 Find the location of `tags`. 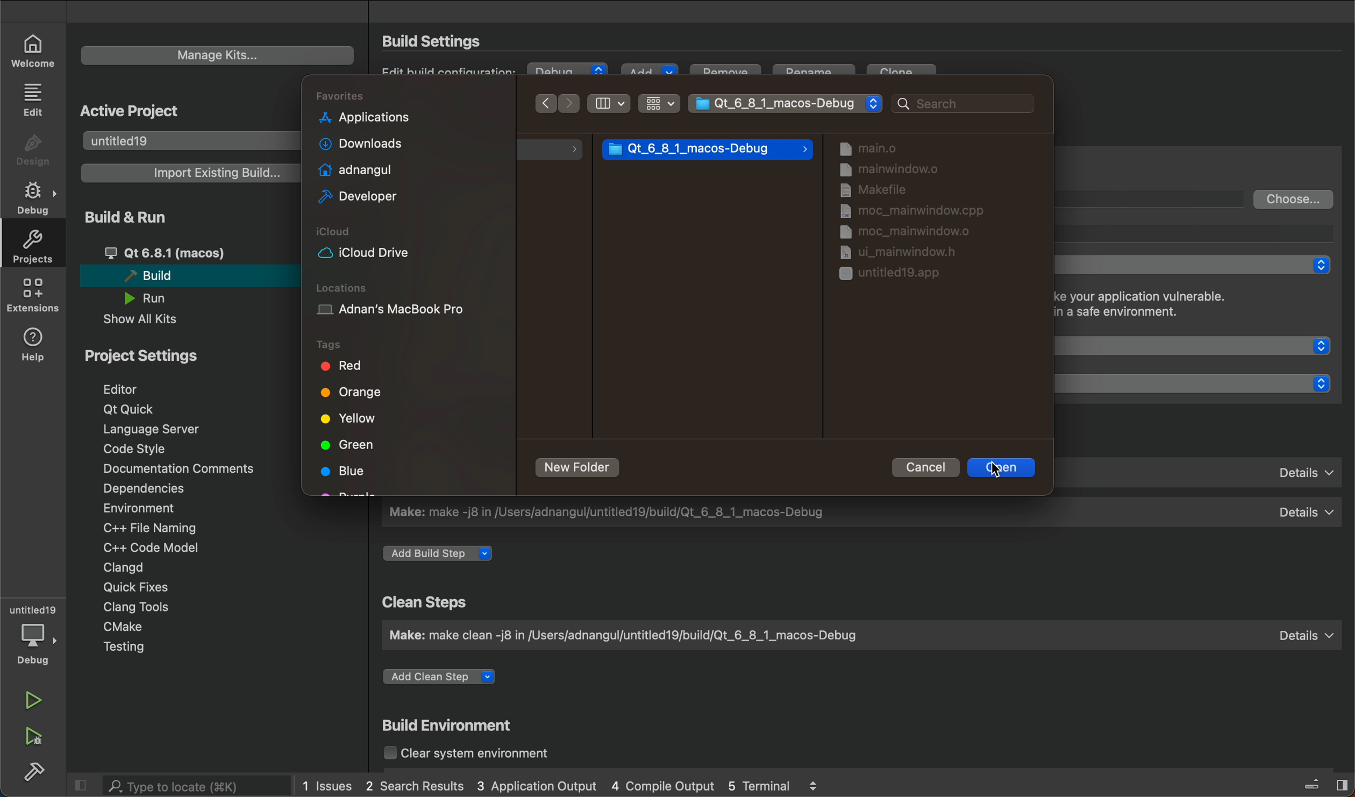

tags is located at coordinates (353, 343).